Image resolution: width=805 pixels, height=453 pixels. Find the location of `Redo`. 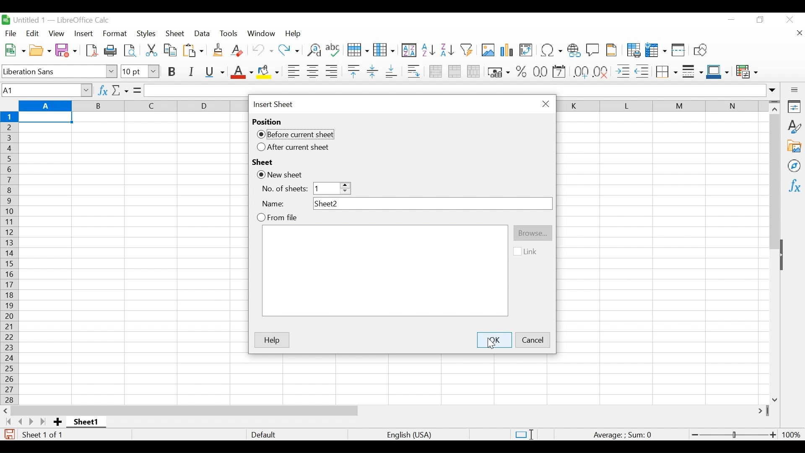

Redo is located at coordinates (288, 50).